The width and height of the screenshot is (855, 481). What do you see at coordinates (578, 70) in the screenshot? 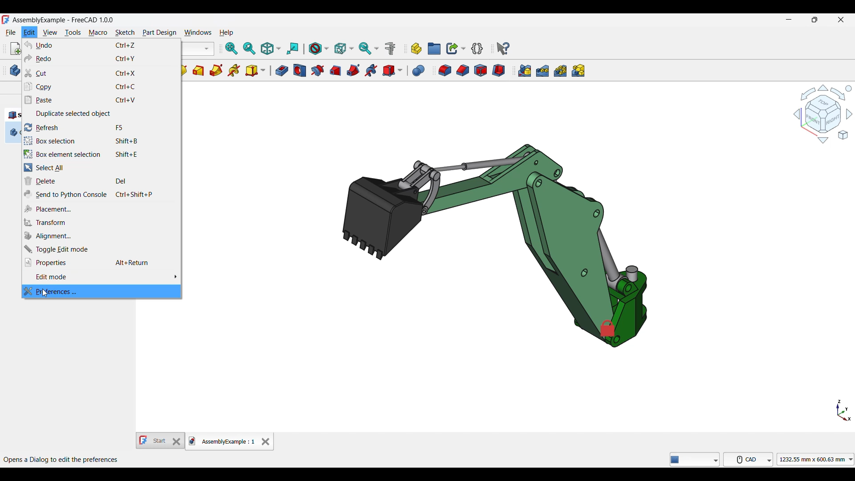
I see `Create multiTransform` at bounding box center [578, 70].